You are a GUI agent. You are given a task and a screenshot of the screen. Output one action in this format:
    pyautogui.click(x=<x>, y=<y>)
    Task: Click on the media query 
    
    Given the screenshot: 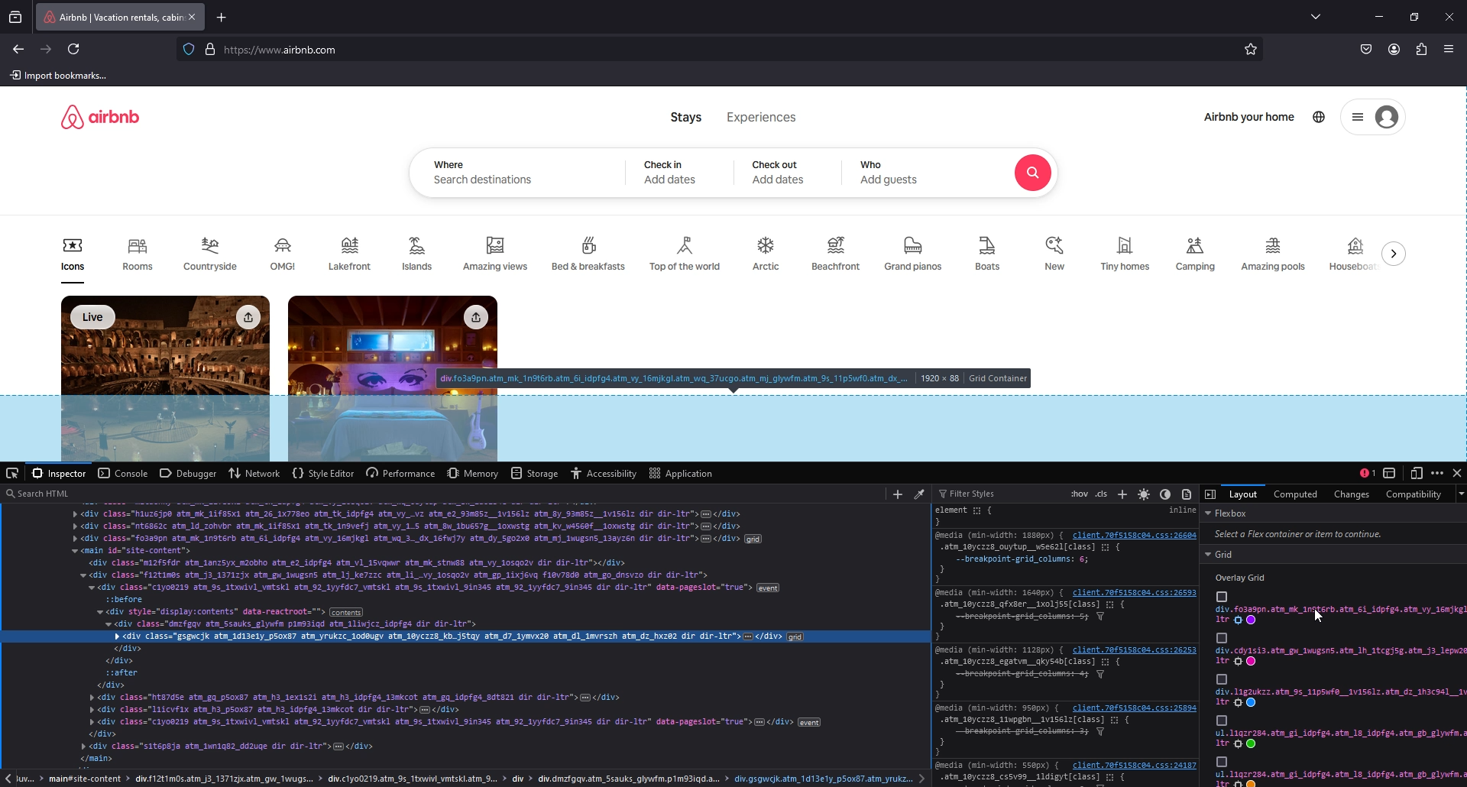 What is the action you would take?
    pyautogui.click(x=996, y=535)
    